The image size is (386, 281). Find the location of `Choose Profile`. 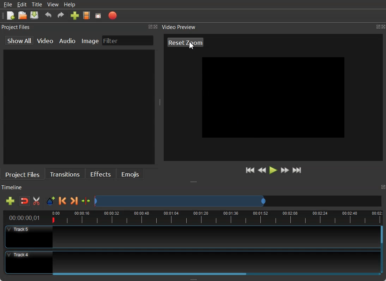

Choose Profile is located at coordinates (87, 15).